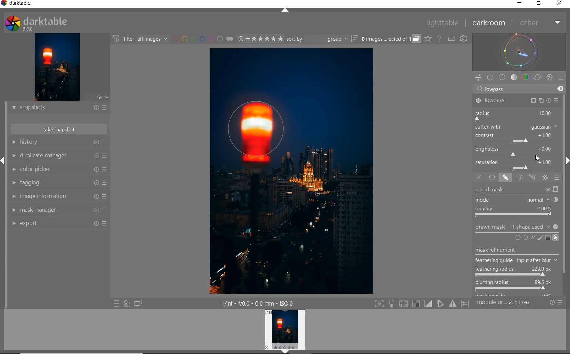 The image size is (570, 354). I want to click on CONTRAST, so click(515, 138).